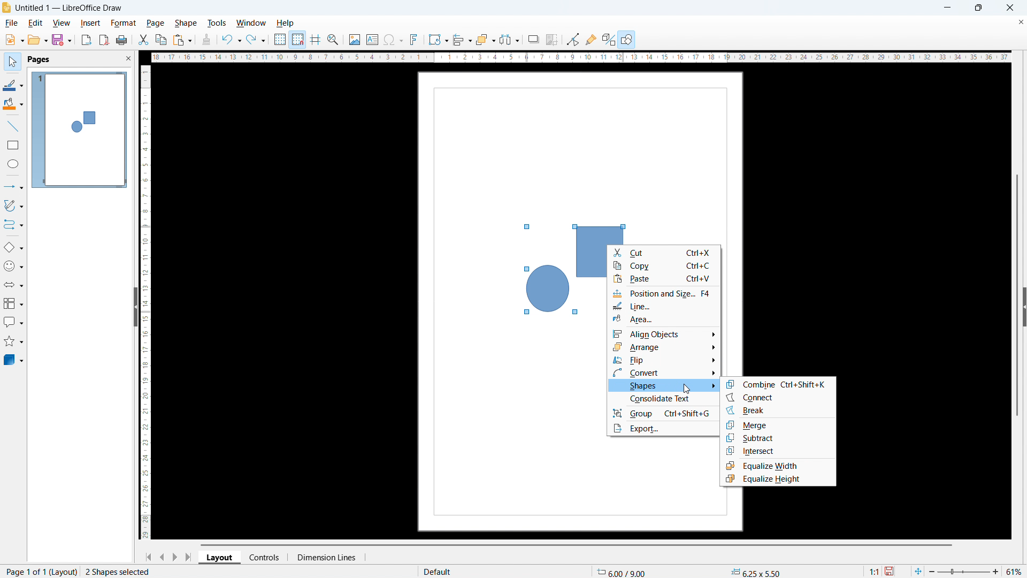 This screenshot has height=578, width=1027. What do you see at coordinates (87, 41) in the screenshot?
I see `export` at bounding box center [87, 41].